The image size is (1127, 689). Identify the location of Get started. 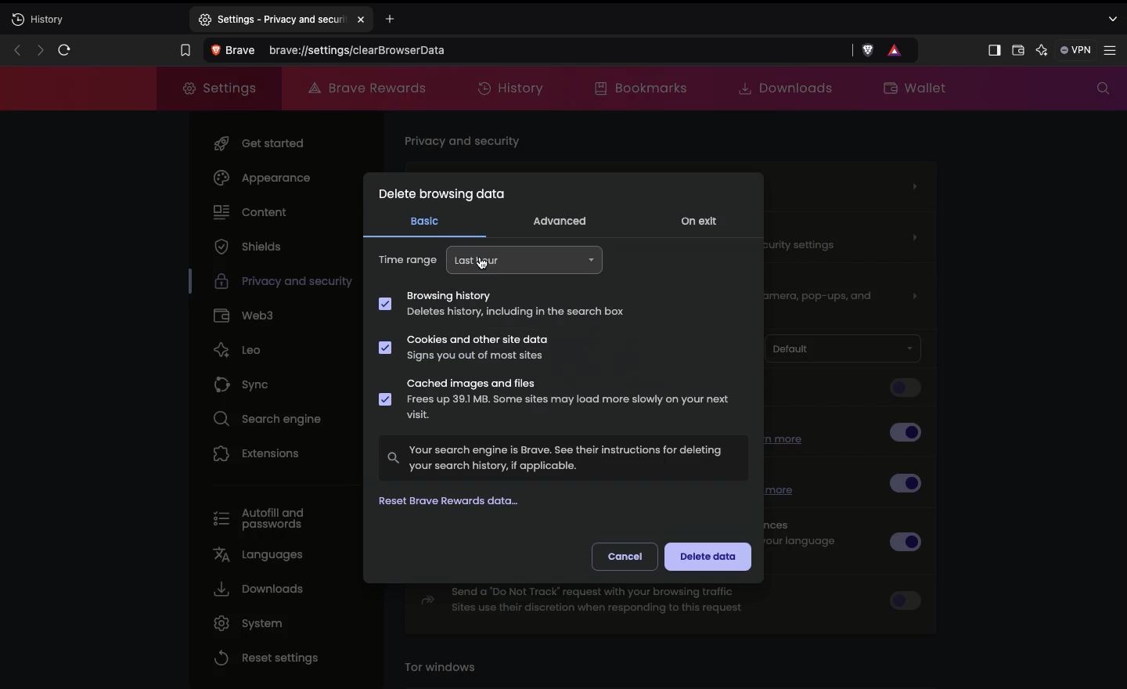
(260, 145).